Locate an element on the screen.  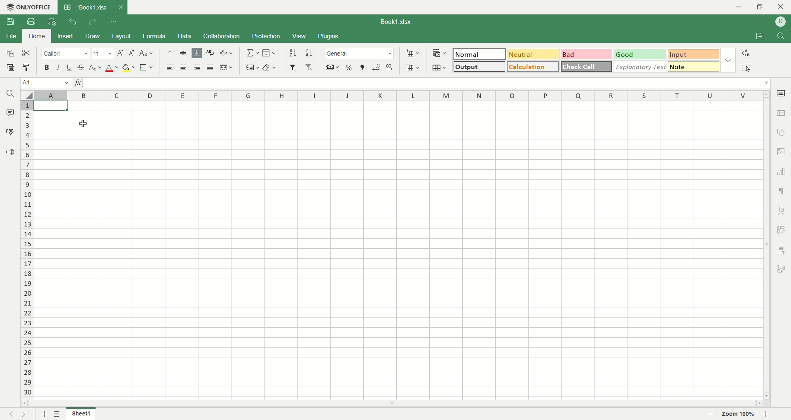
input line is located at coordinates (427, 83).